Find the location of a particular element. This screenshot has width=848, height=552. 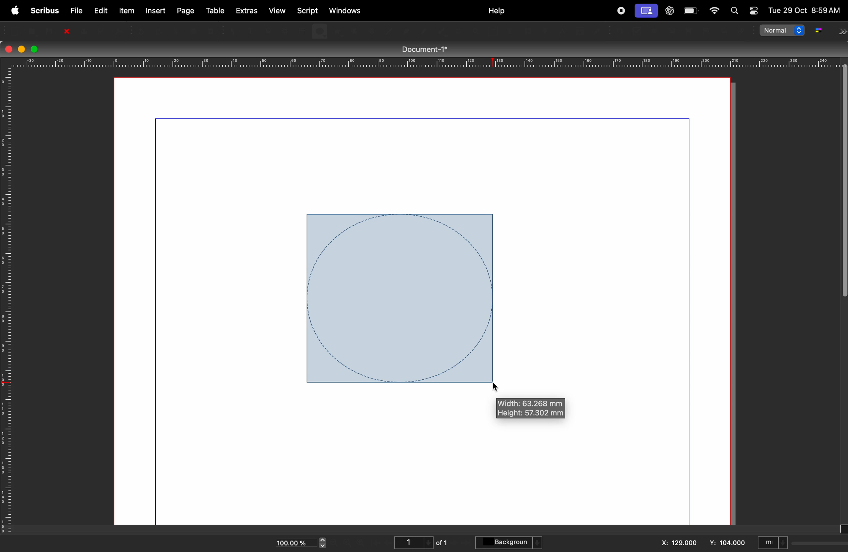

x: 129.000 is located at coordinates (678, 542).